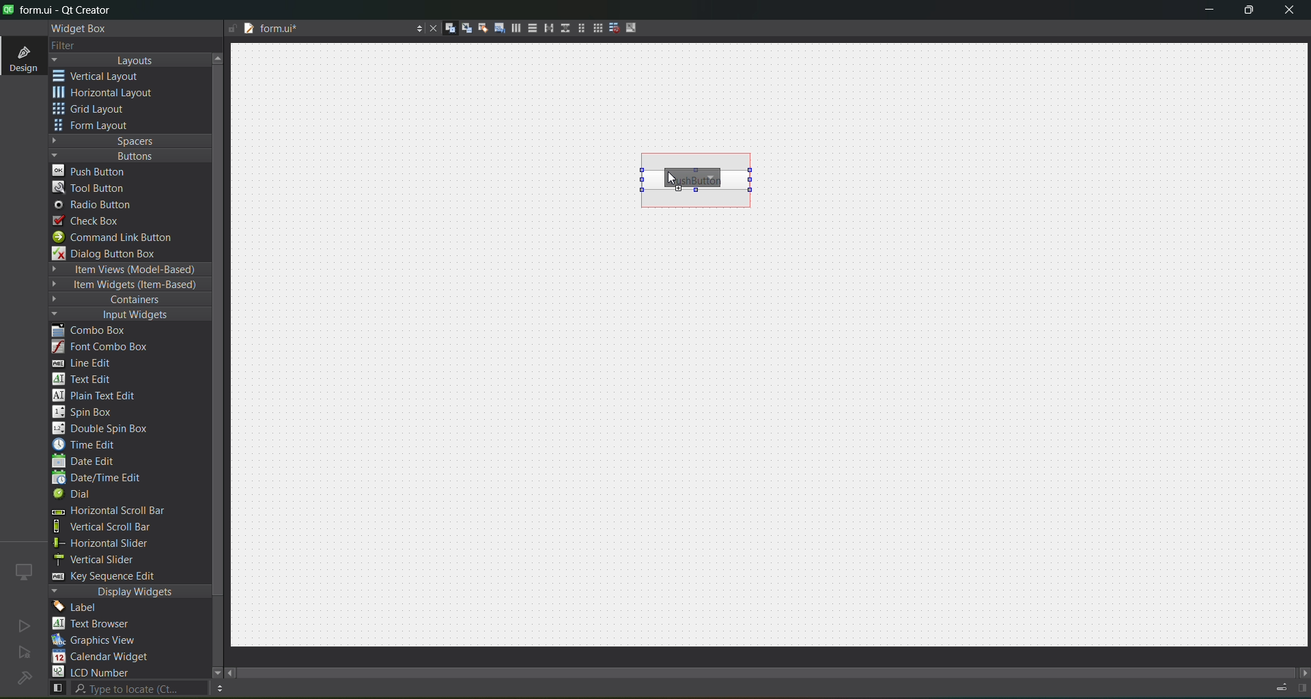 The height and width of the screenshot is (699, 1311). I want to click on layout in a grid, so click(593, 28).